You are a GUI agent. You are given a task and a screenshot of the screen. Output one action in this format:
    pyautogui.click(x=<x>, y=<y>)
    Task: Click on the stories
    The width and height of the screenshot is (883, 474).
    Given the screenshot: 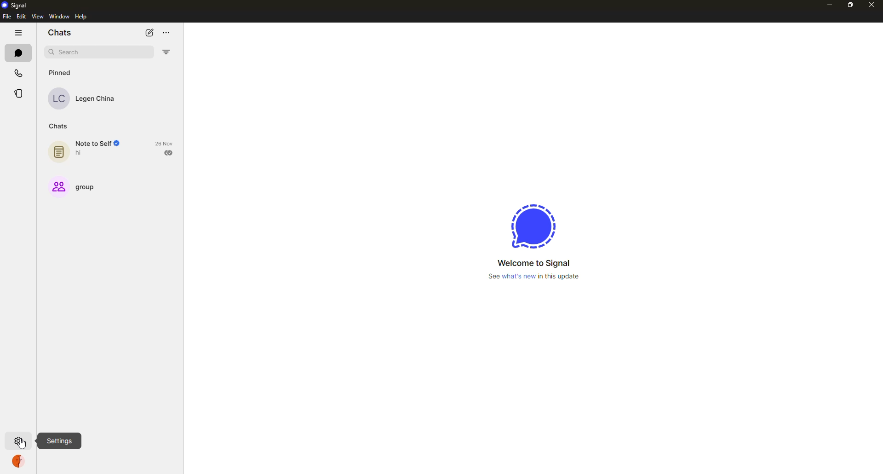 What is the action you would take?
    pyautogui.click(x=18, y=93)
    